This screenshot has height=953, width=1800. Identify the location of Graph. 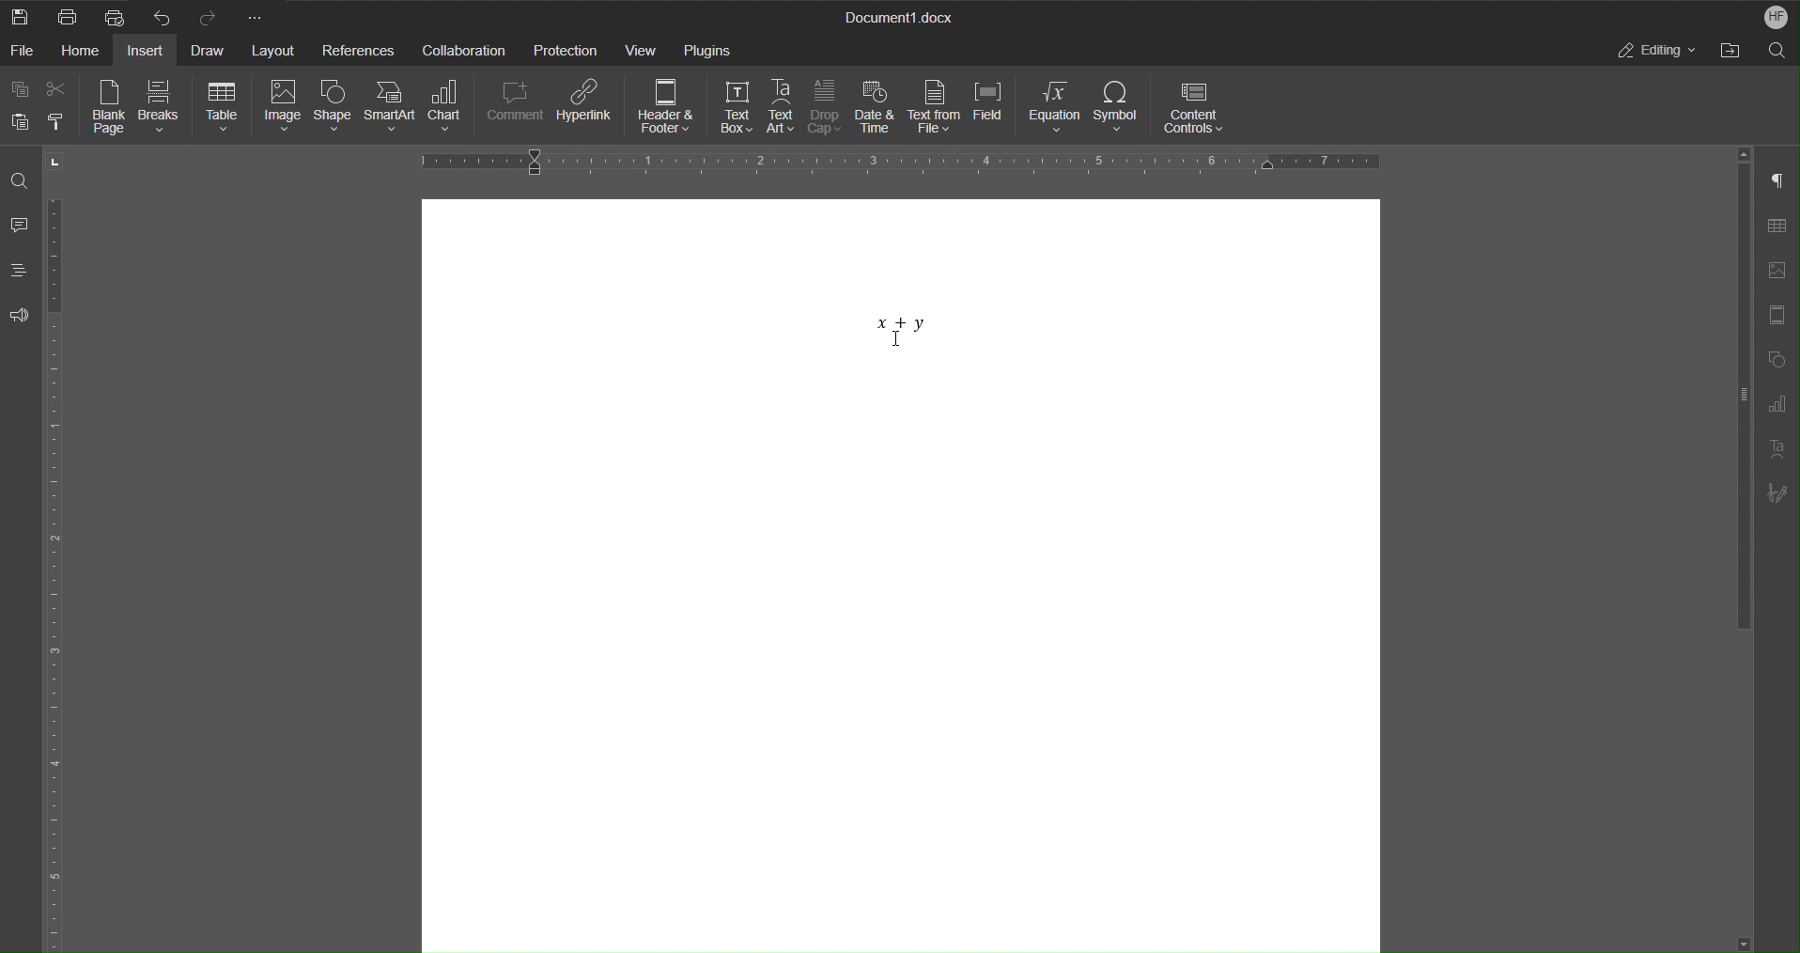
(1777, 405).